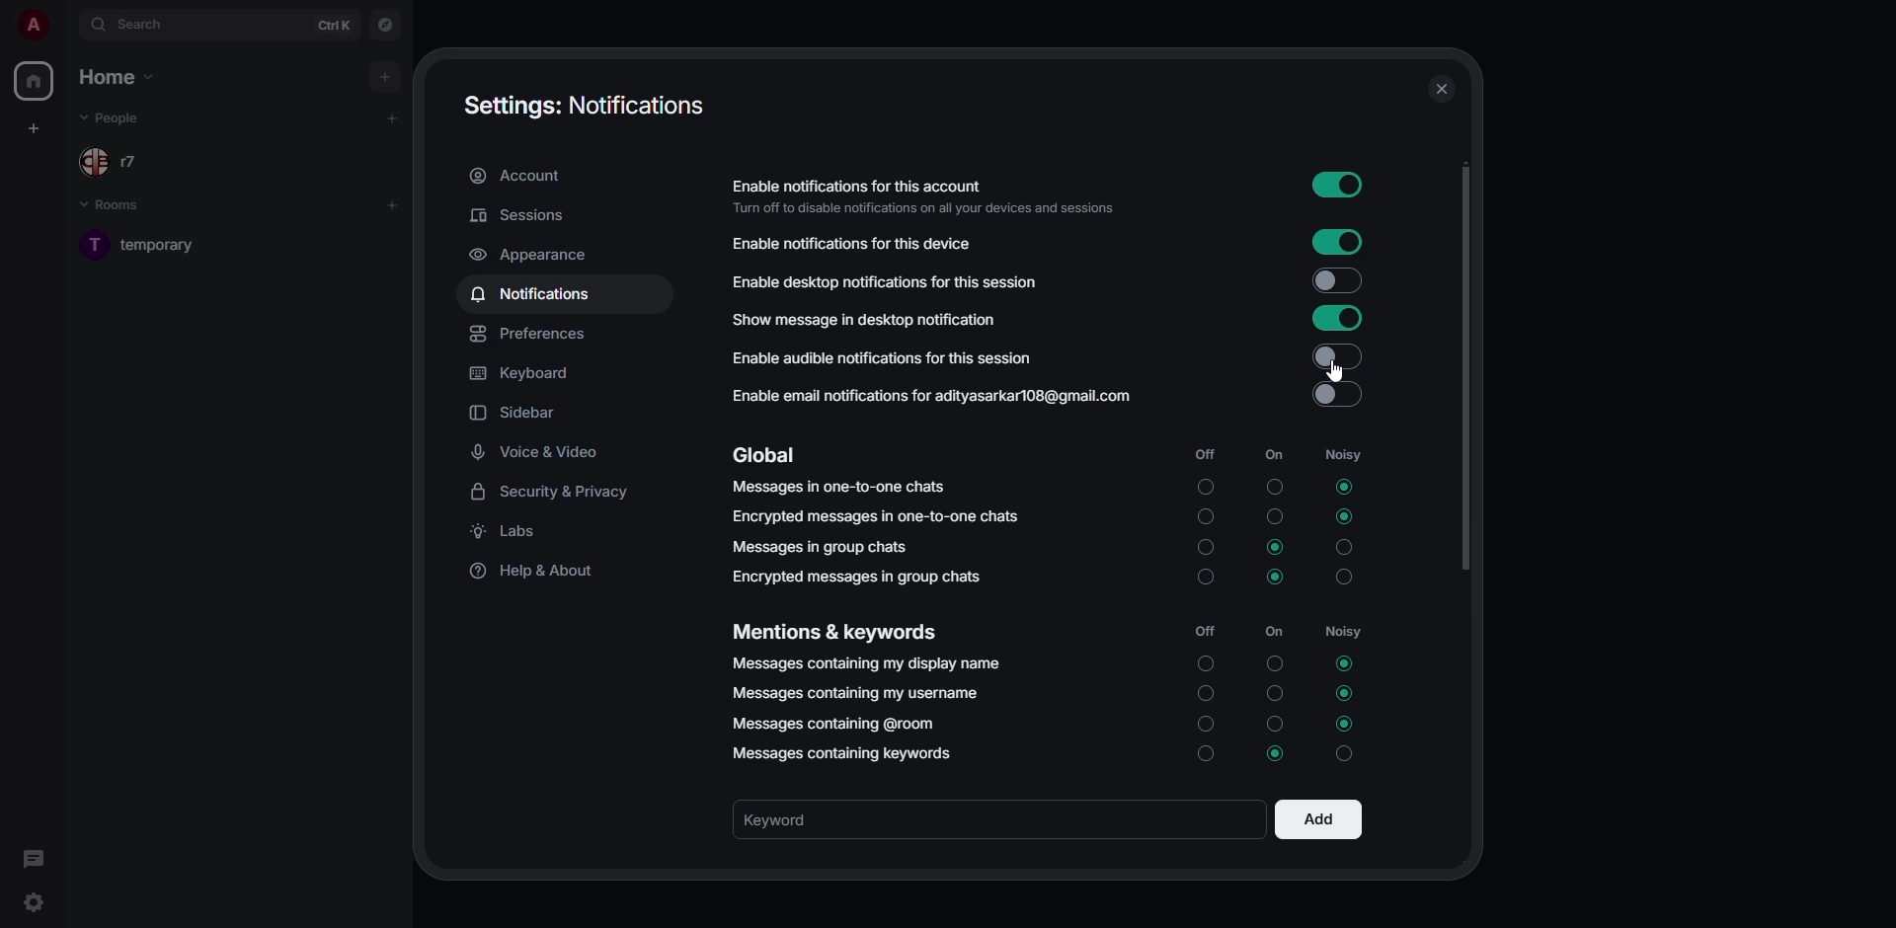 The width and height of the screenshot is (1896, 928). I want to click on expand, so click(67, 26).